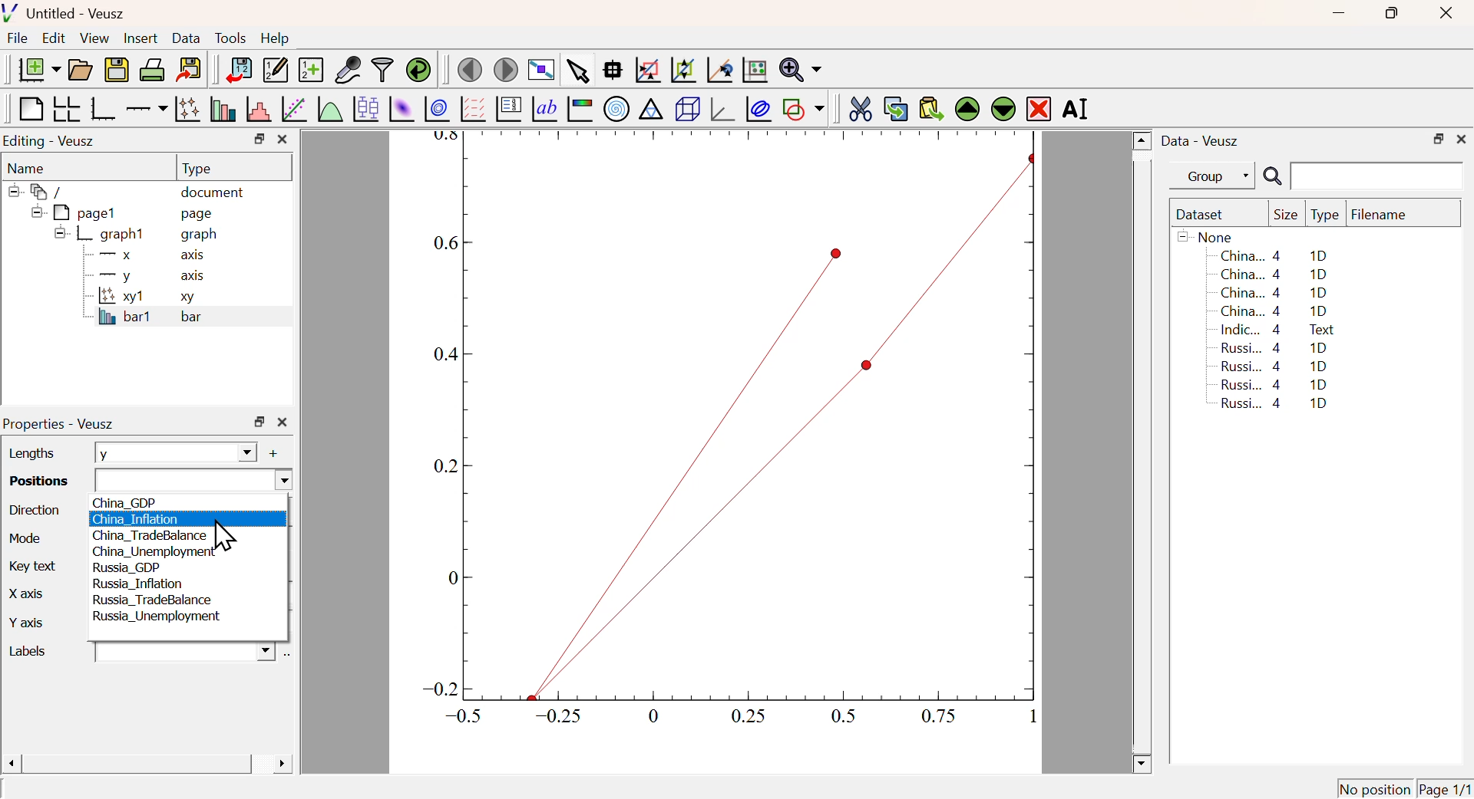 The image size is (1474, 799). I want to click on Restore Down, so click(259, 422).